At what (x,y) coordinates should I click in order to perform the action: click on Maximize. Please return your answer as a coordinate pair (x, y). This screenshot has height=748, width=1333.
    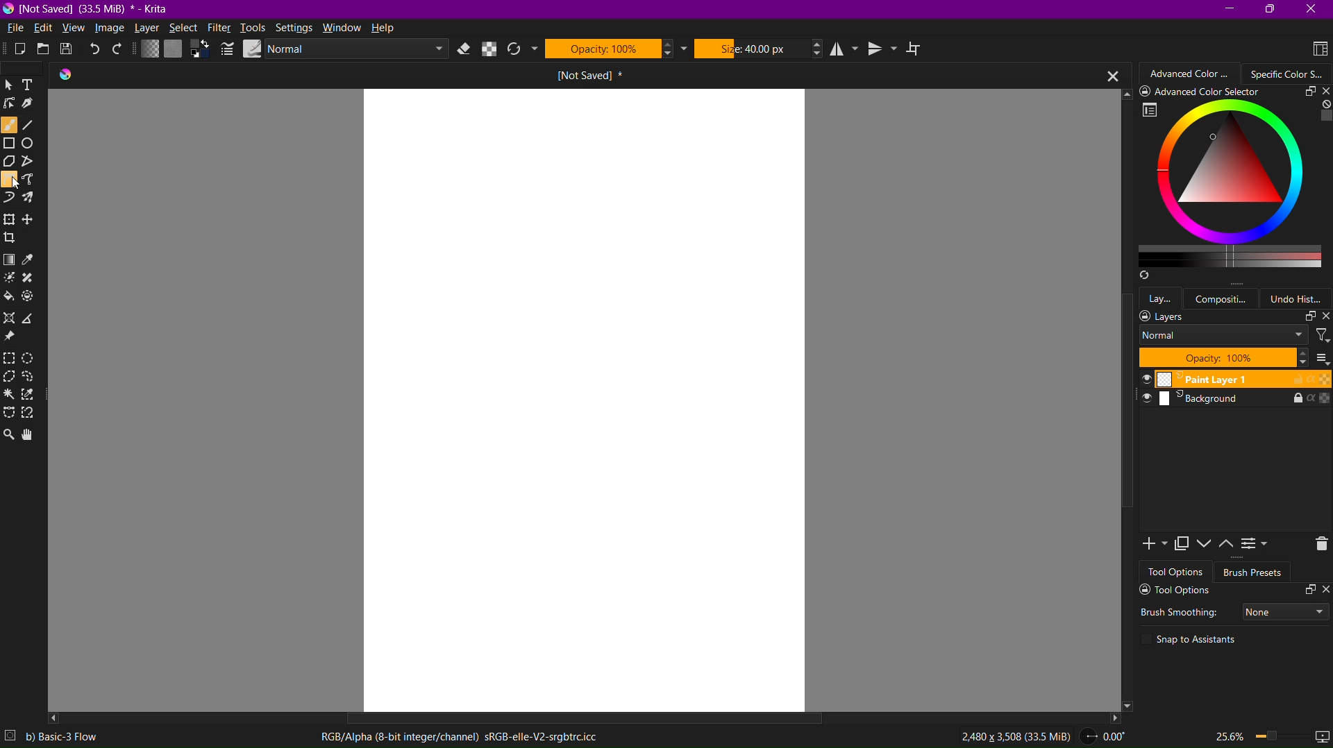
    Looking at the image, I should click on (1271, 10).